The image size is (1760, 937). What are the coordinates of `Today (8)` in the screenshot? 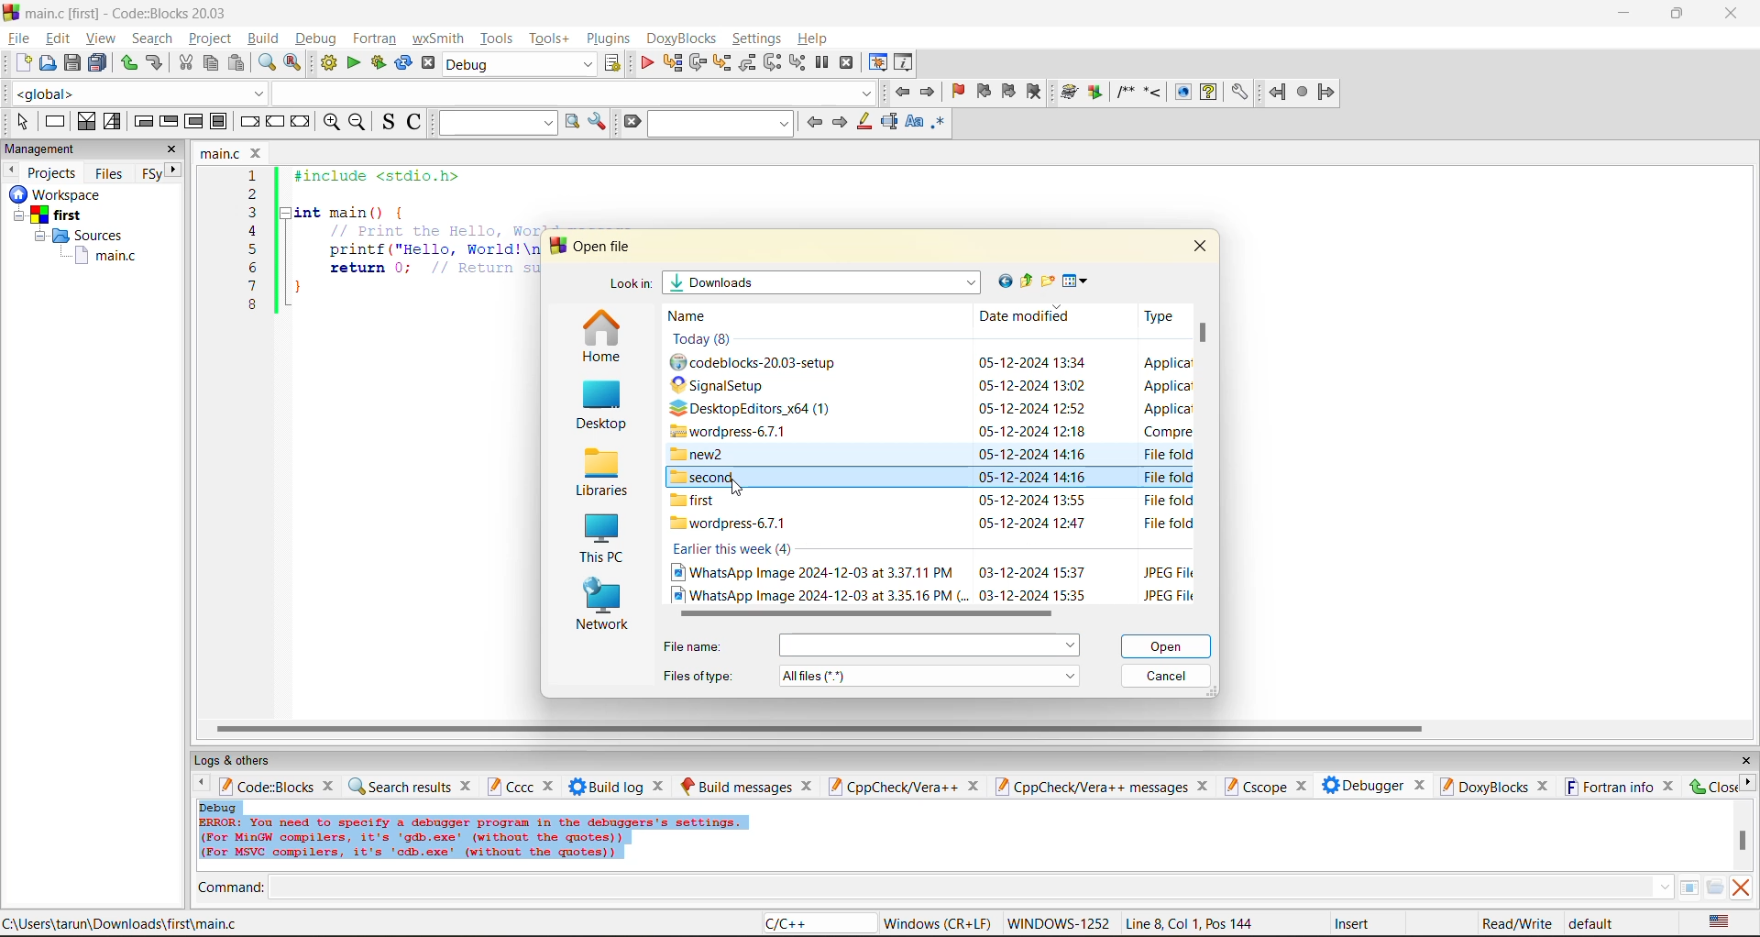 It's located at (708, 339).